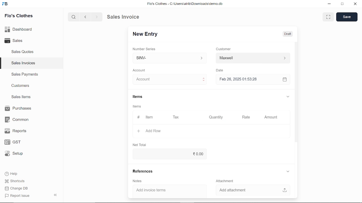 The image size is (362, 203). I want to click on Notes, so click(137, 181).